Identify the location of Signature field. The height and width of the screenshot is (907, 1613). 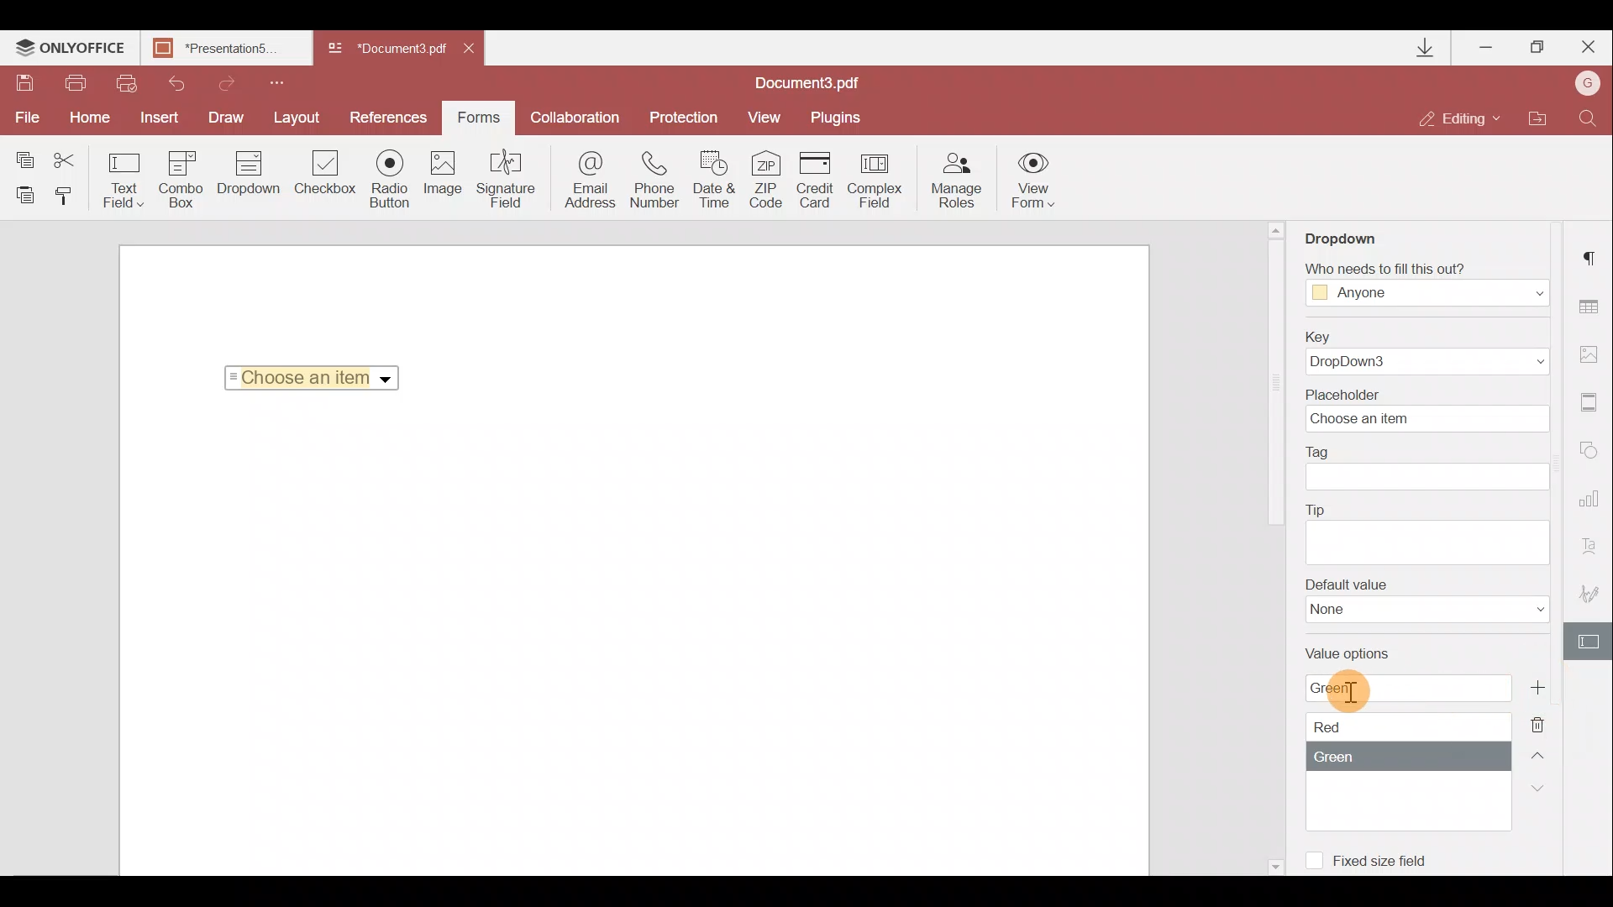
(508, 182).